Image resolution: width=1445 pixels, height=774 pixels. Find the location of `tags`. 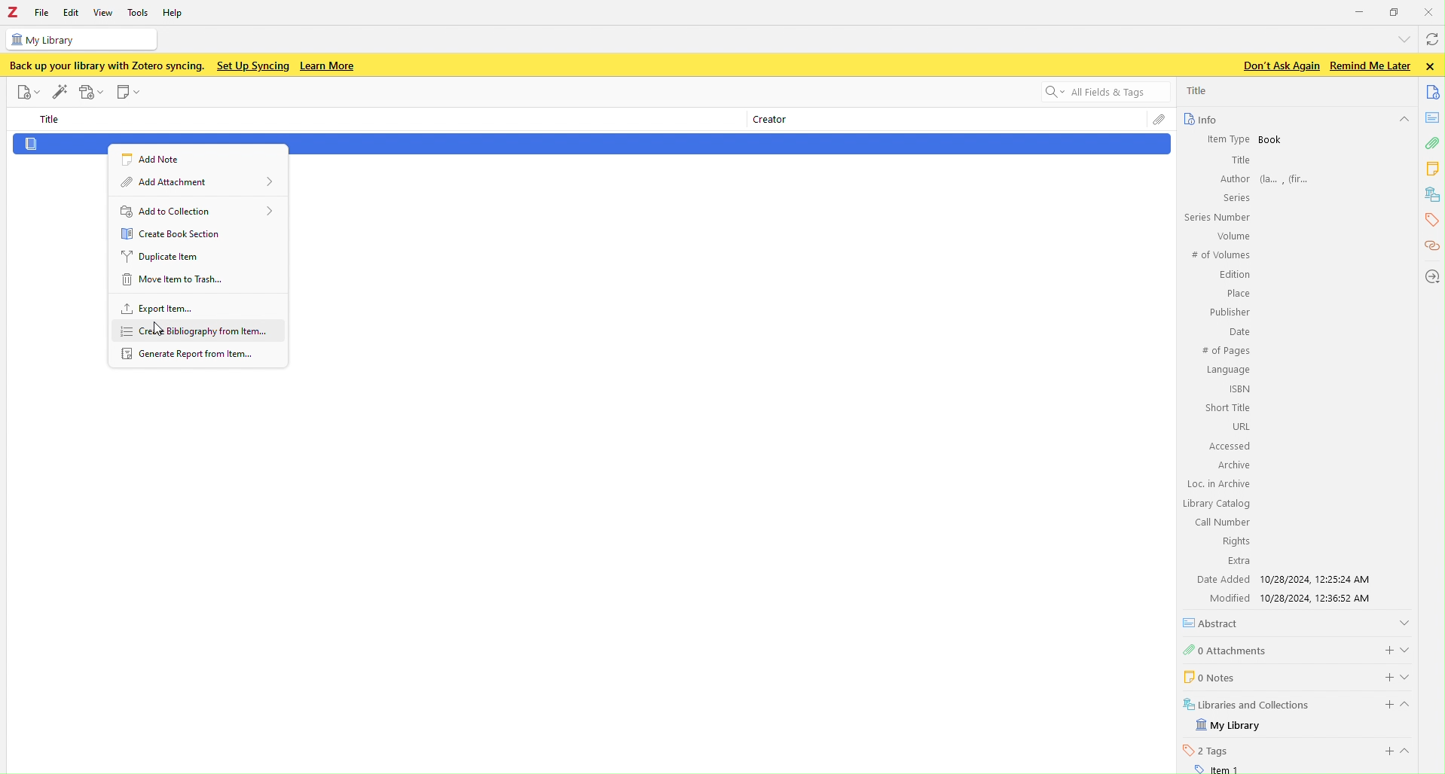

tags is located at coordinates (1430, 220).